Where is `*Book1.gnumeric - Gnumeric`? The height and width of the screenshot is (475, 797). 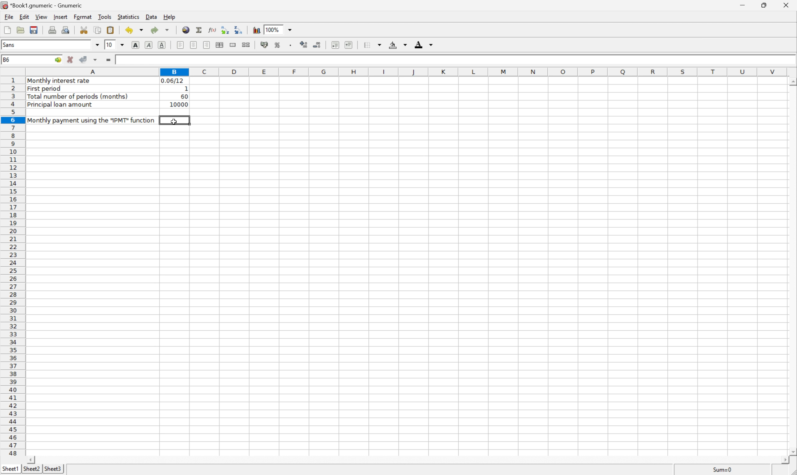 *Book1.gnumeric - Gnumeric is located at coordinates (44, 5).